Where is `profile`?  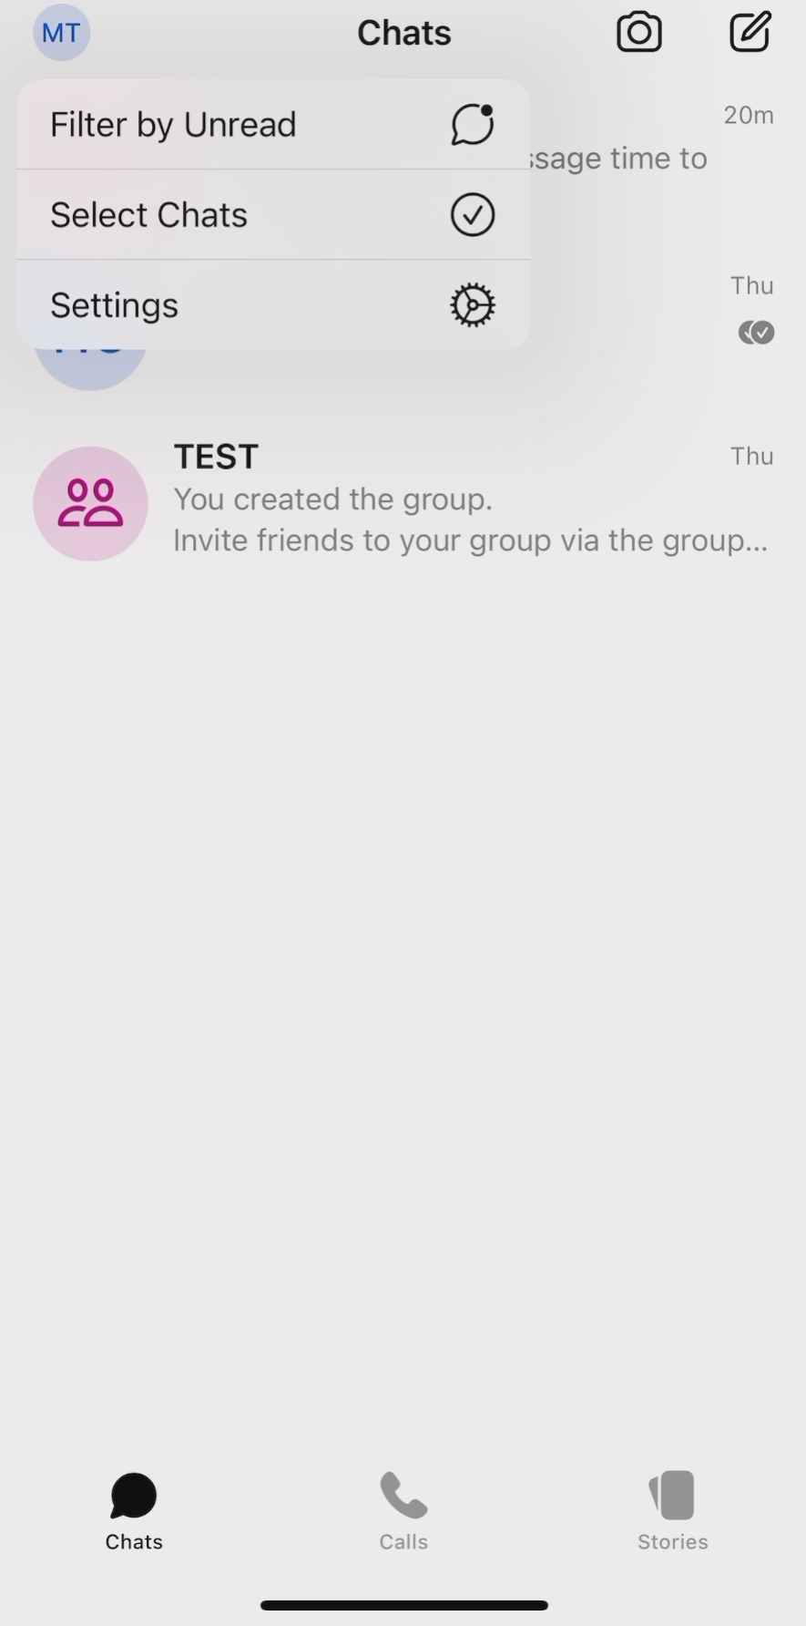 profile is located at coordinates (59, 33).